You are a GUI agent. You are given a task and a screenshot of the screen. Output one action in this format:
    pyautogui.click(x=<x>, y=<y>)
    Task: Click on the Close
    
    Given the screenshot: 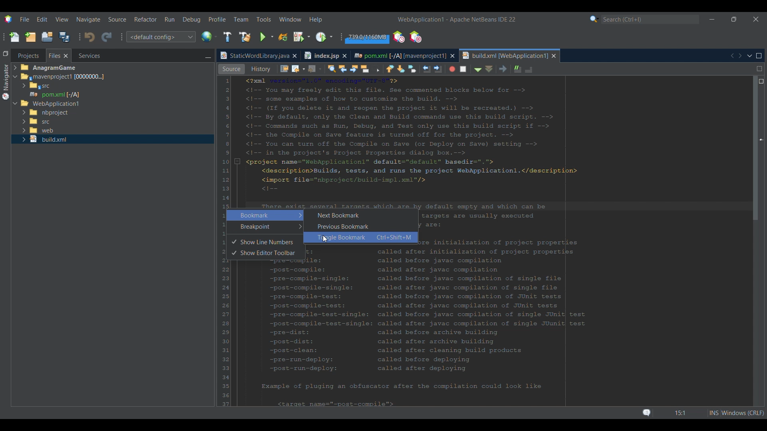 What is the action you would take?
    pyautogui.click(x=554, y=56)
    